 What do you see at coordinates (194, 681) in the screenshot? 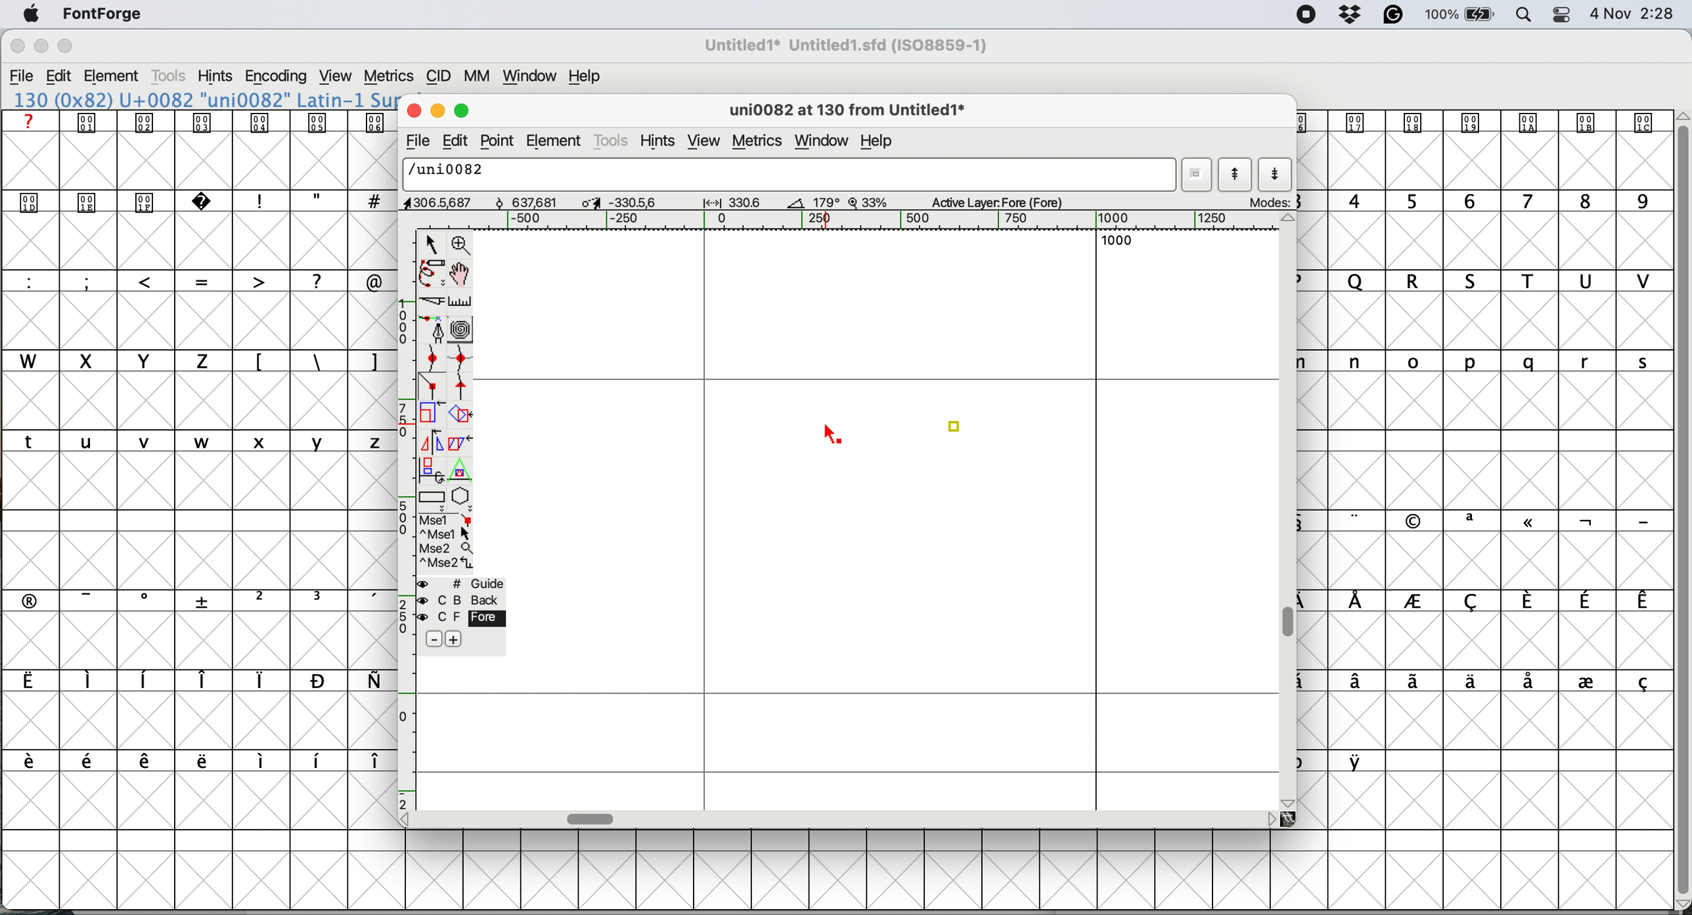
I see `symbols` at bounding box center [194, 681].